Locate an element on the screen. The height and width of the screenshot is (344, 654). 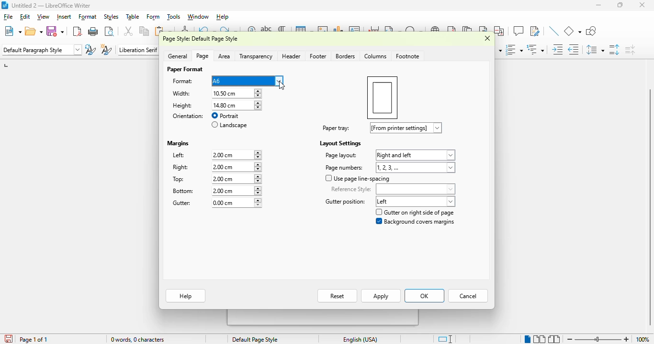
set line spacing is located at coordinates (595, 49).